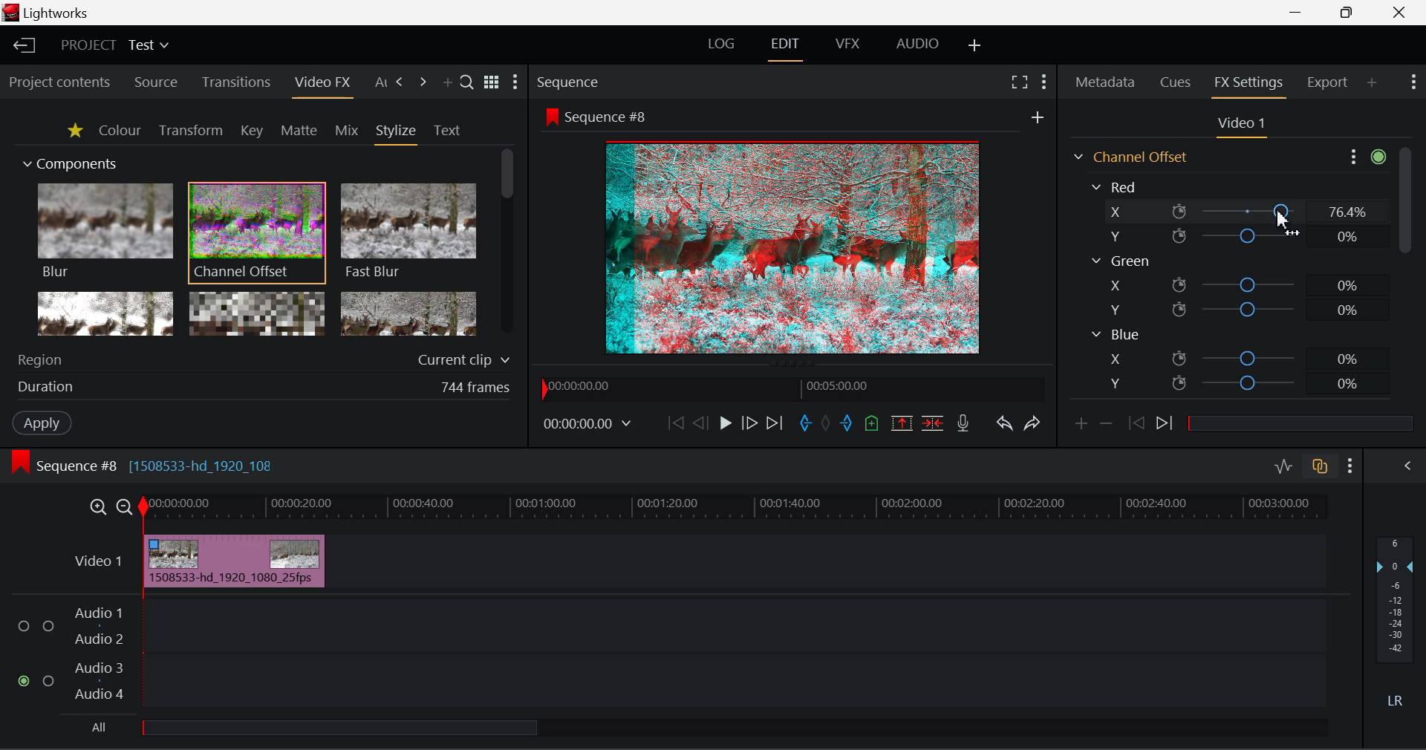  What do you see at coordinates (750, 425) in the screenshot?
I see `Go Forward` at bounding box center [750, 425].